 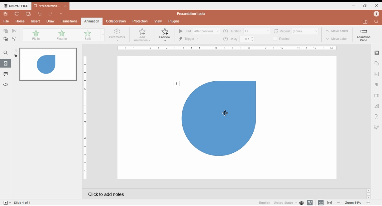 What do you see at coordinates (50, 6) in the screenshot?
I see `presentation ` at bounding box center [50, 6].